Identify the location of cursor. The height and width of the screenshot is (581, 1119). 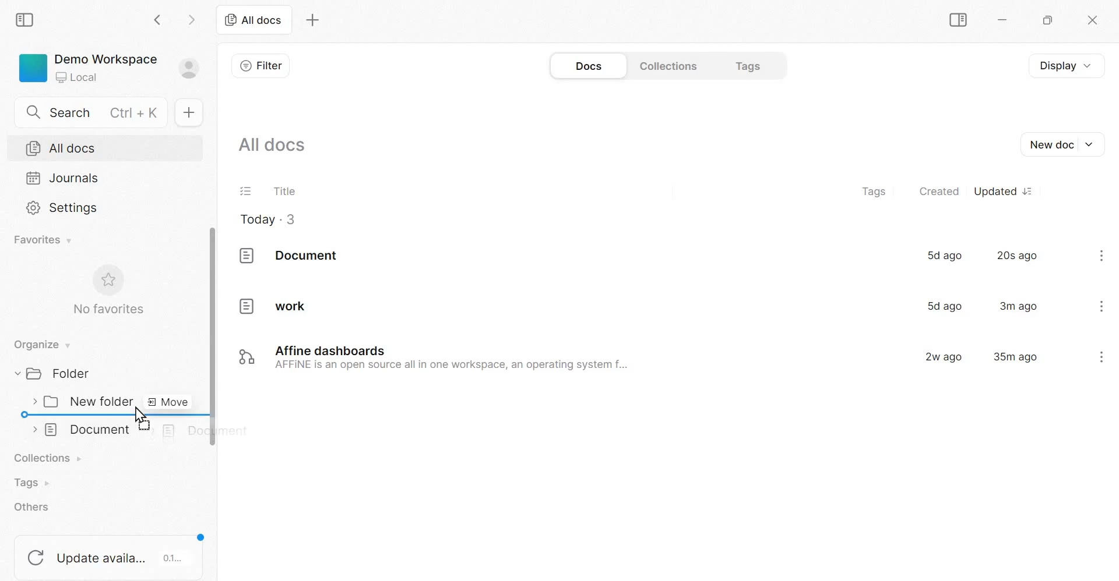
(139, 414).